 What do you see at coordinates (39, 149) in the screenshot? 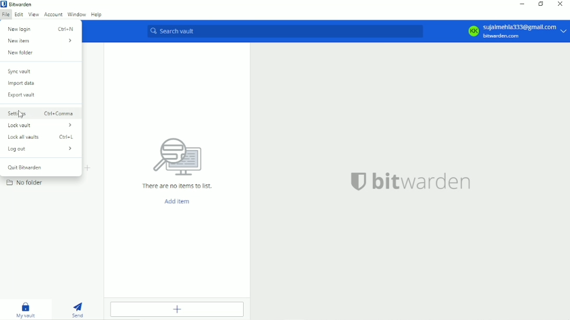
I see `Log out` at bounding box center [39, 149].